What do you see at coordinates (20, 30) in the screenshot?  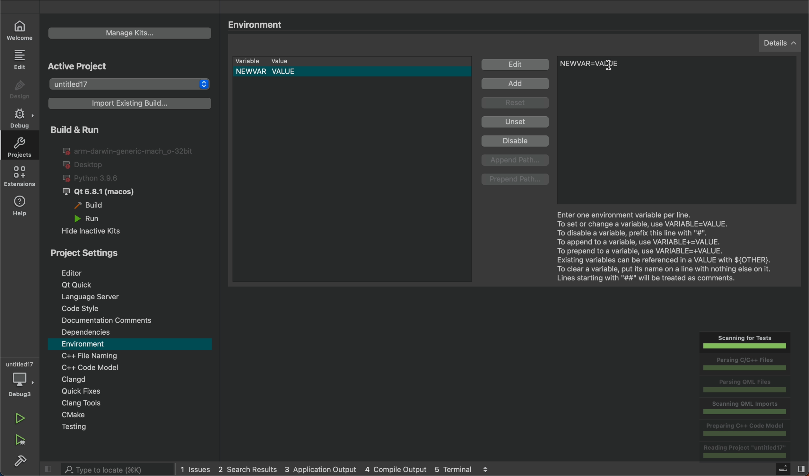 I see `welcome` at bounding box center [20, 30].